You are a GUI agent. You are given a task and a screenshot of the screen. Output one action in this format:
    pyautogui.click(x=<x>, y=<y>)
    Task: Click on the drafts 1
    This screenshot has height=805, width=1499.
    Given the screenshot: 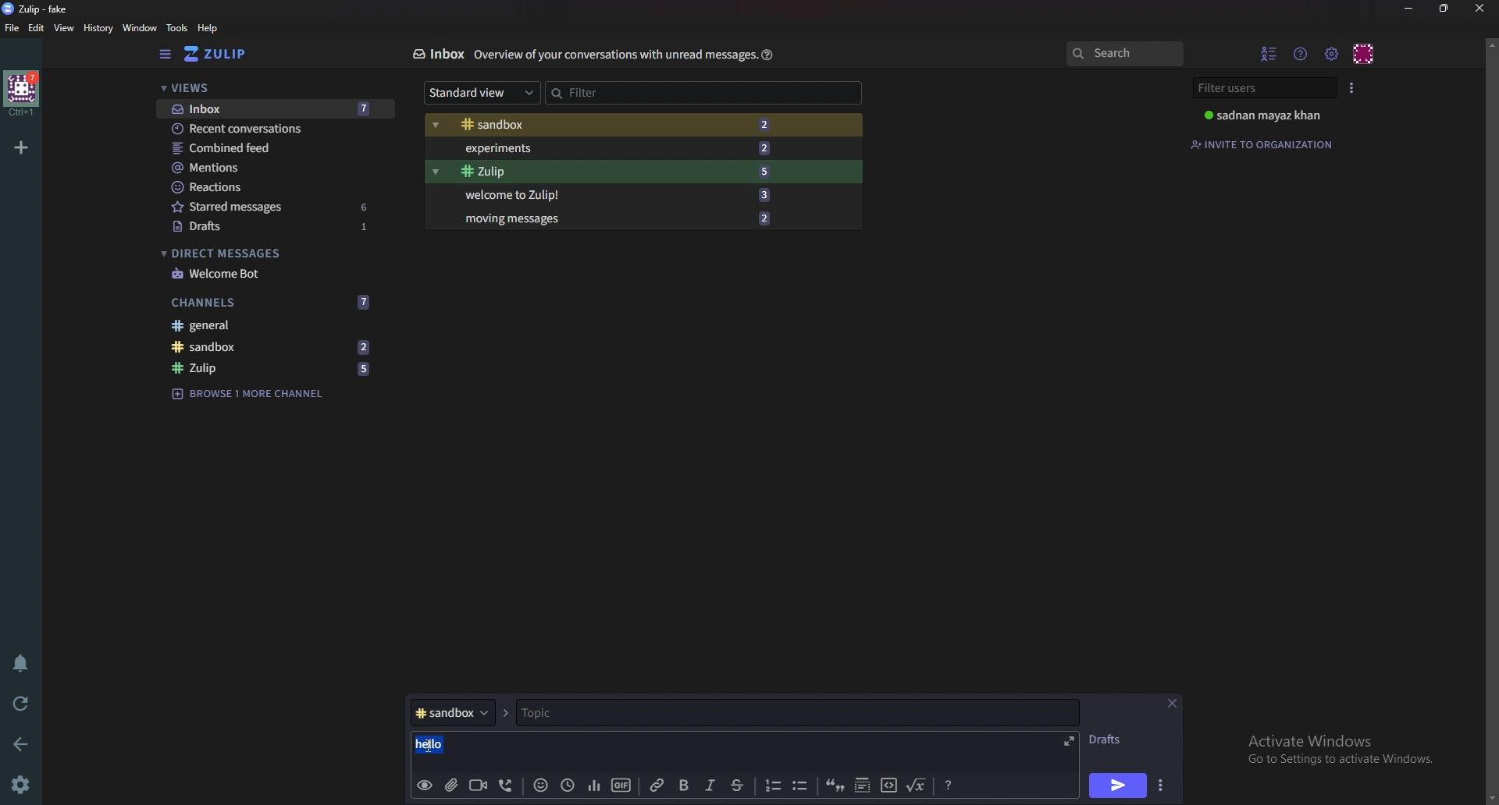 What is the action you would take?
    pyautogui.click(x=277, y=227)
    